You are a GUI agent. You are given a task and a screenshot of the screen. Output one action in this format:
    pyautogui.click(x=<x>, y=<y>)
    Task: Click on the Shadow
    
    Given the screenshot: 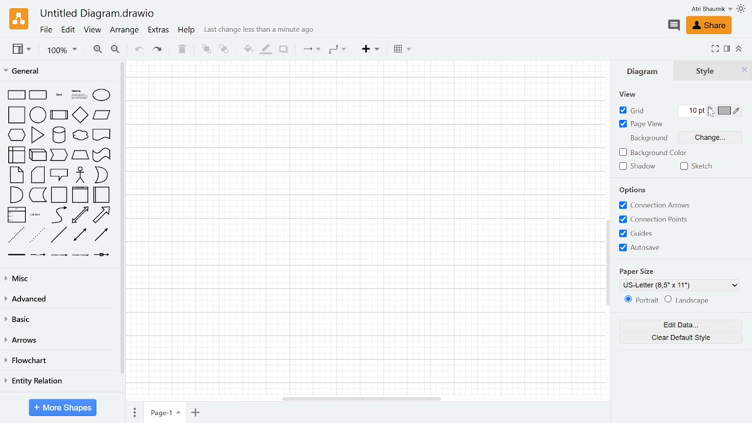 What is the action you would take?
    pyautogui.click(x=284, y=50)
    